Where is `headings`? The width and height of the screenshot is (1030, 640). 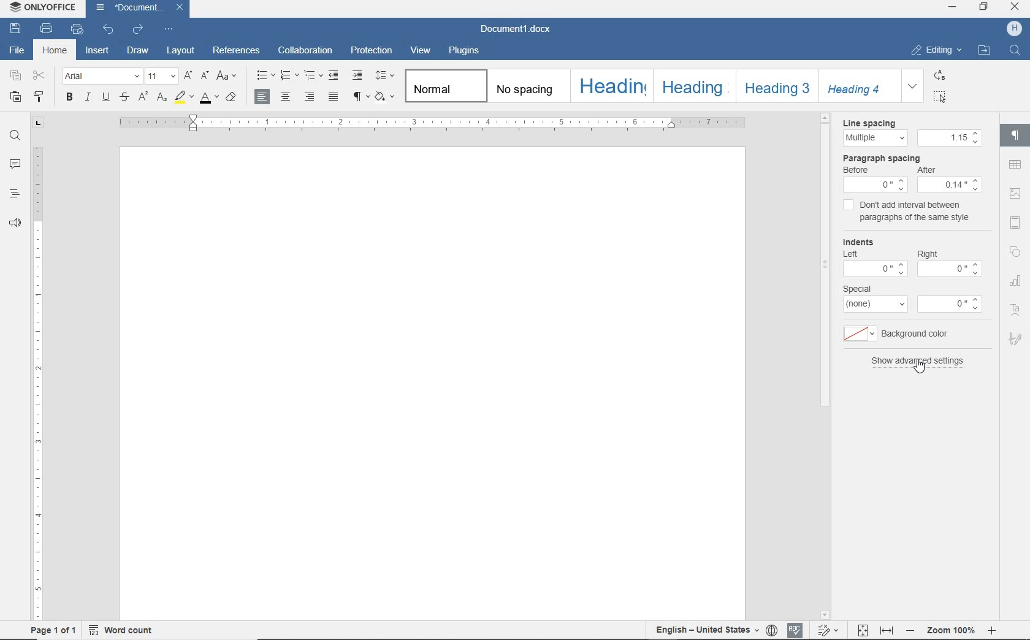 headings is located at coordinates (14, 193).